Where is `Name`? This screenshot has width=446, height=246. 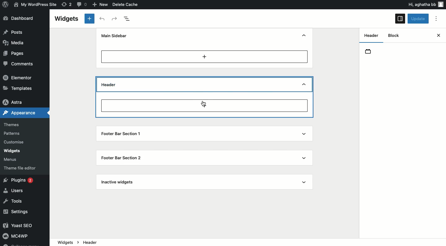 Name is located at coordinates (36, 4).